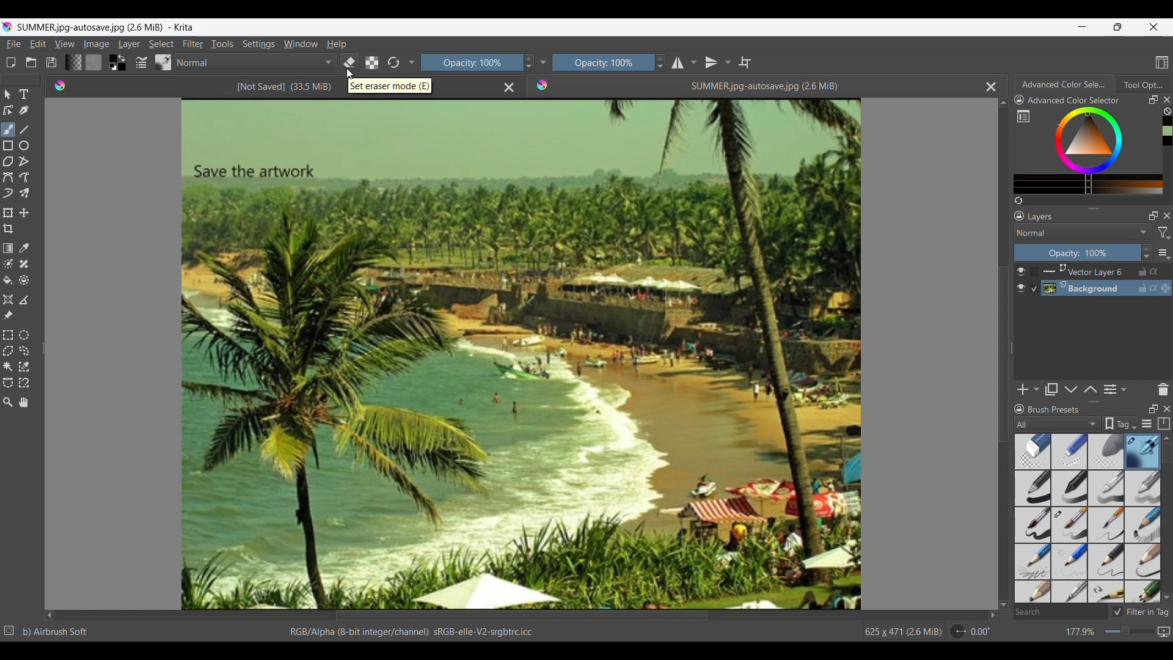 The image size is (1173, 660). What do you see at coordinates (24, 249) in the screenshot?
I see `Sample color from current layer` at bounding box center [24, 249].